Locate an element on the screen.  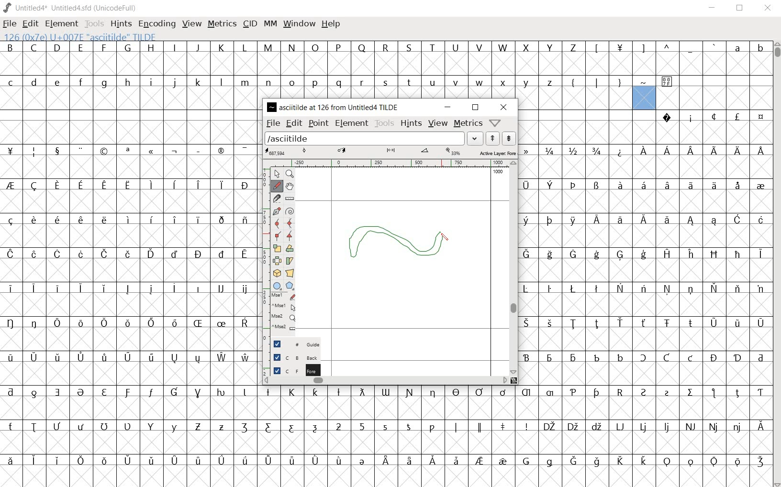
draw a freehand curve is located at coordinates (278, 185).